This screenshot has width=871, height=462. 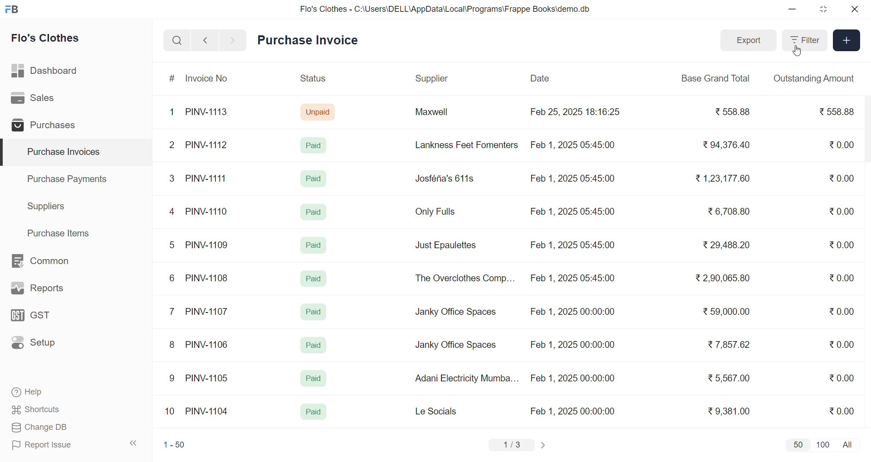 What do you see at coordinates (842, 344) in the screenshot?
I see `₹0.00` at bounding box center [842, 344].